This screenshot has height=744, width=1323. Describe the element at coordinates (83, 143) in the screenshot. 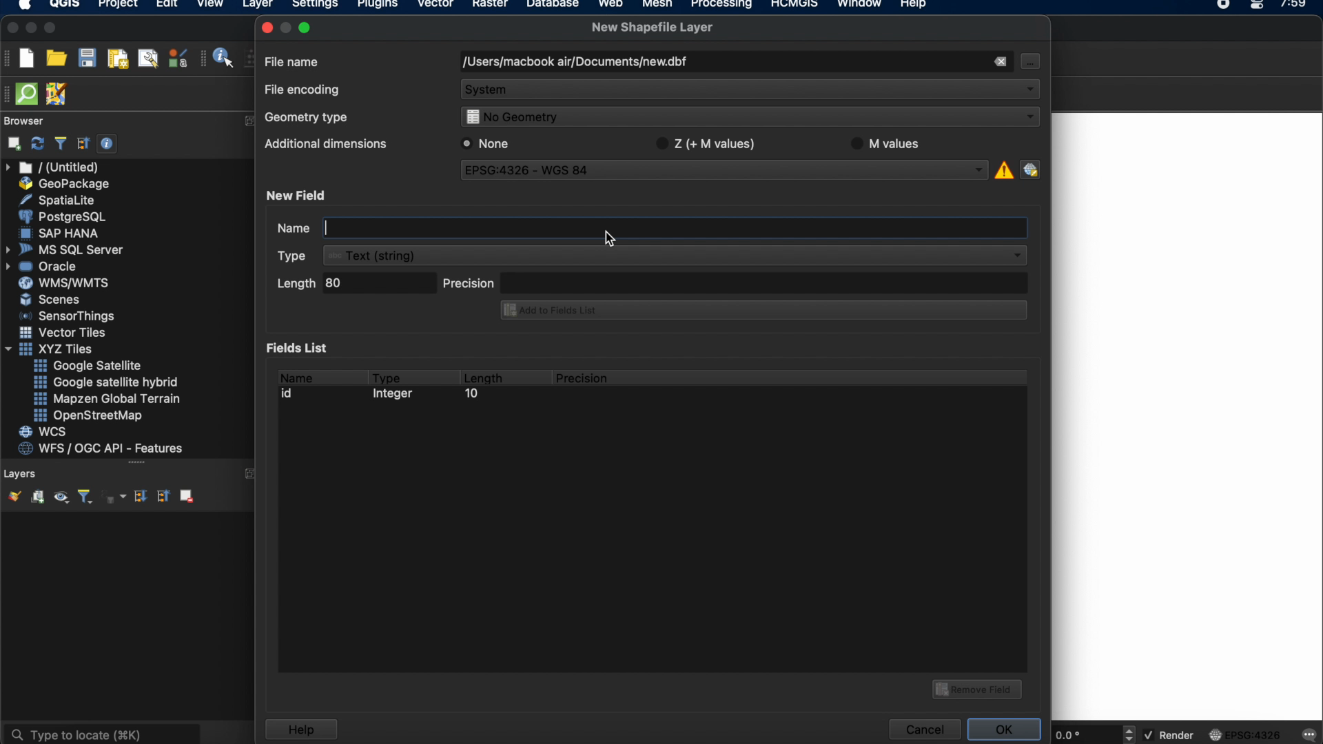

I see `collapse all` at that location.